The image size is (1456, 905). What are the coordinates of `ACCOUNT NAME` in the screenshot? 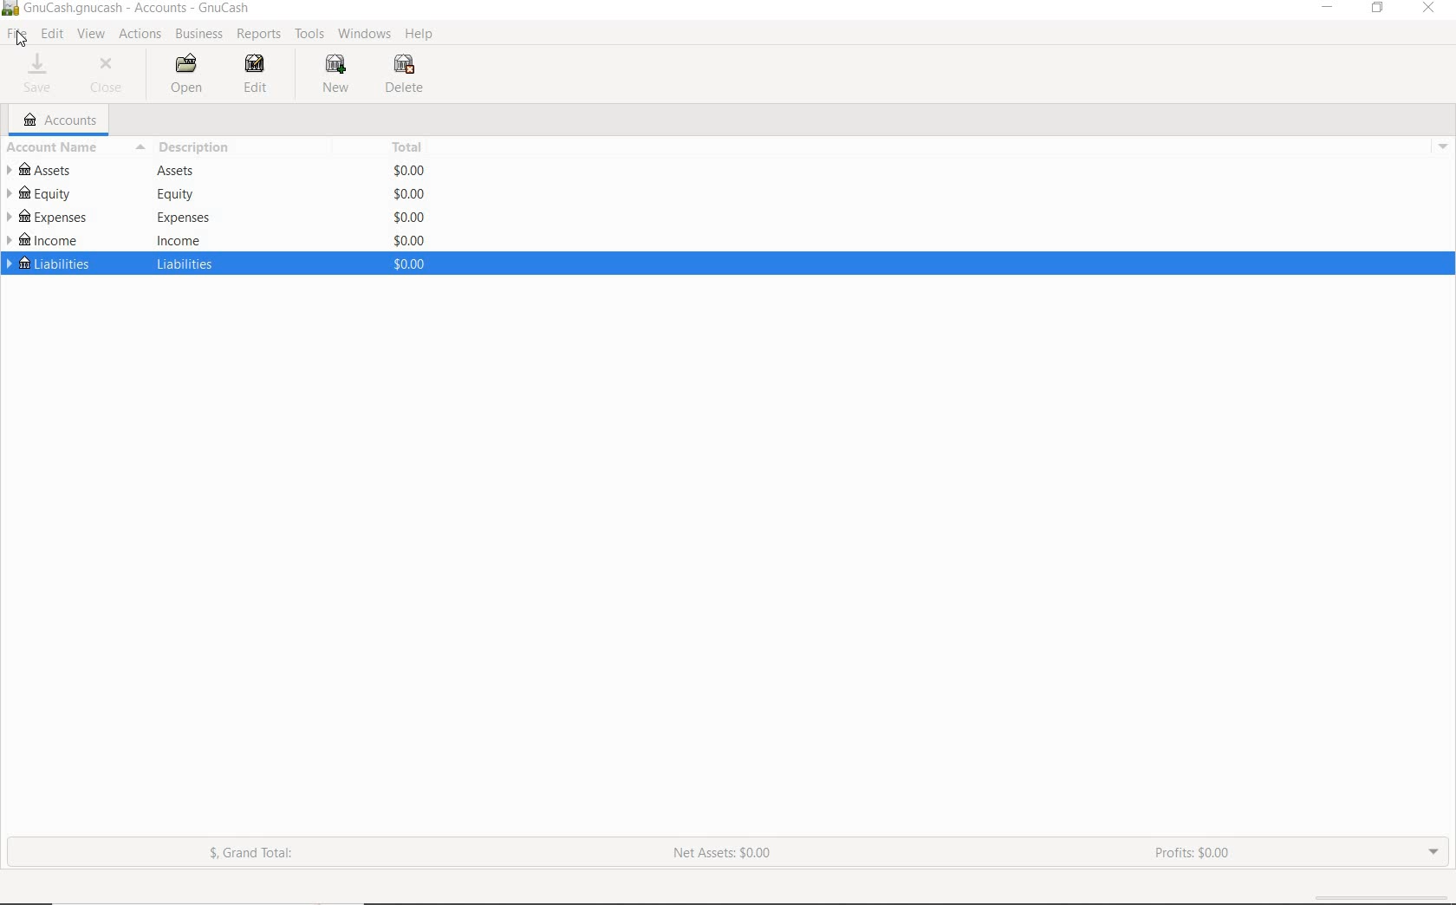 It's located at (51, 149).